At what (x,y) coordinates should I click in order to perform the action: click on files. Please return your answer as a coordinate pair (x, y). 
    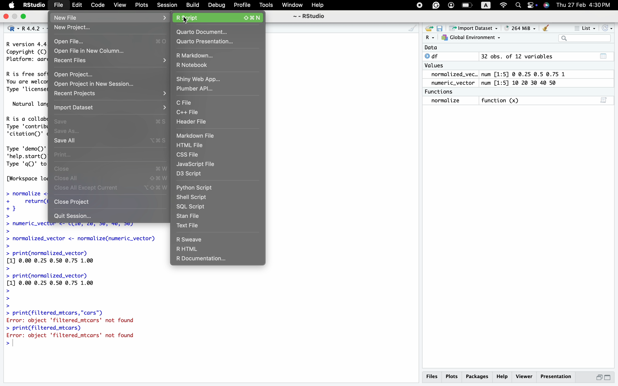
    Looking at the image, I should click on (432, 376).